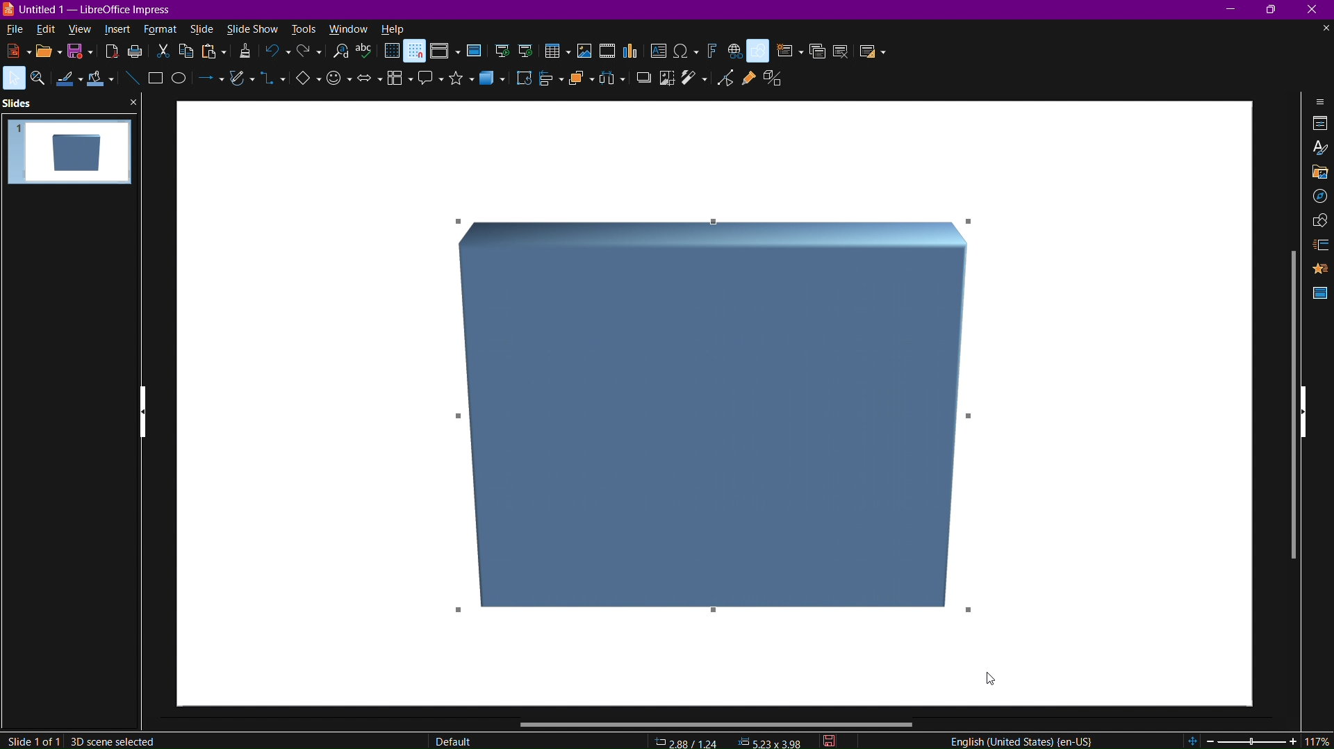 The image size is (1334, 749). I want to click on New, so click(13, 50).